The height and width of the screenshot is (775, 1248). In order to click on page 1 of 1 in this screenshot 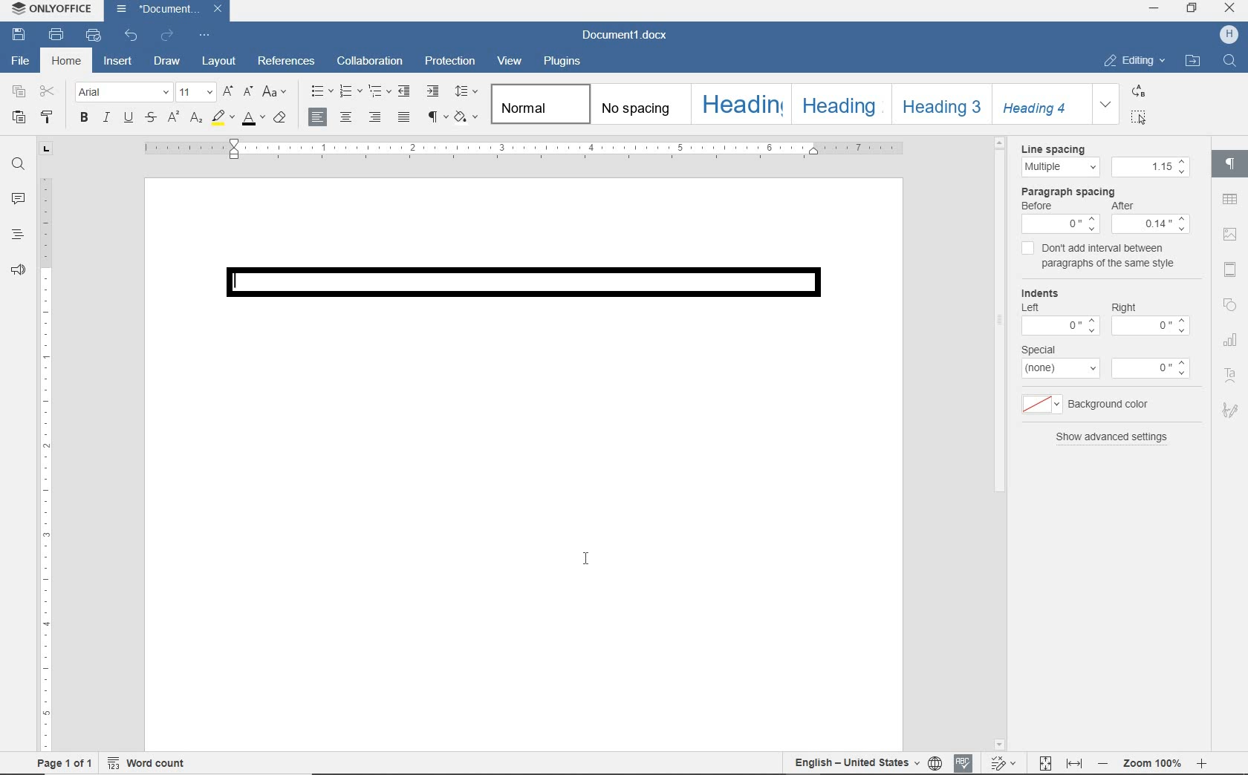, I will do `click(63, 765)`.